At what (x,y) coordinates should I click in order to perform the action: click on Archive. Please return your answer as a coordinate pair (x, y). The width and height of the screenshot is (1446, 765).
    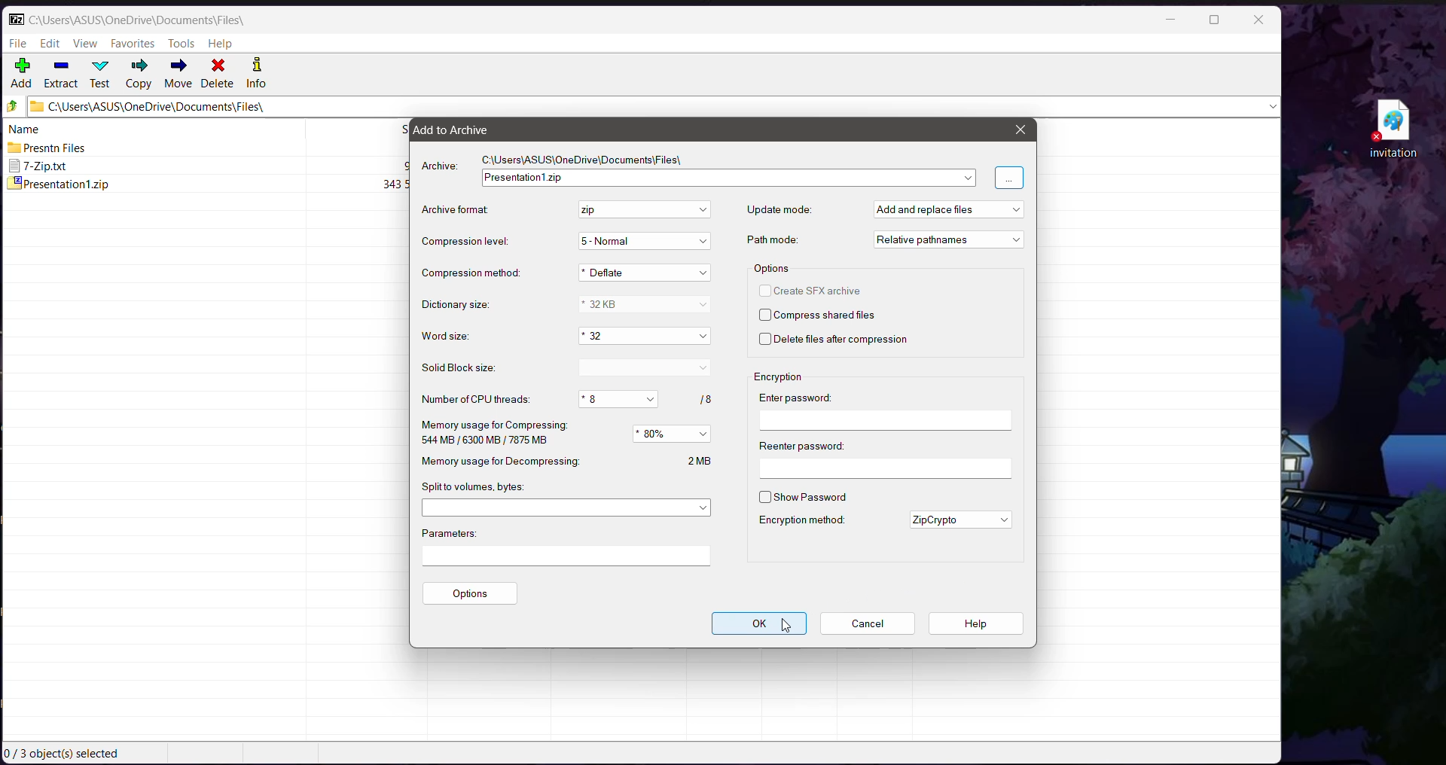
    Looking at the image, I should click on (440, 166).